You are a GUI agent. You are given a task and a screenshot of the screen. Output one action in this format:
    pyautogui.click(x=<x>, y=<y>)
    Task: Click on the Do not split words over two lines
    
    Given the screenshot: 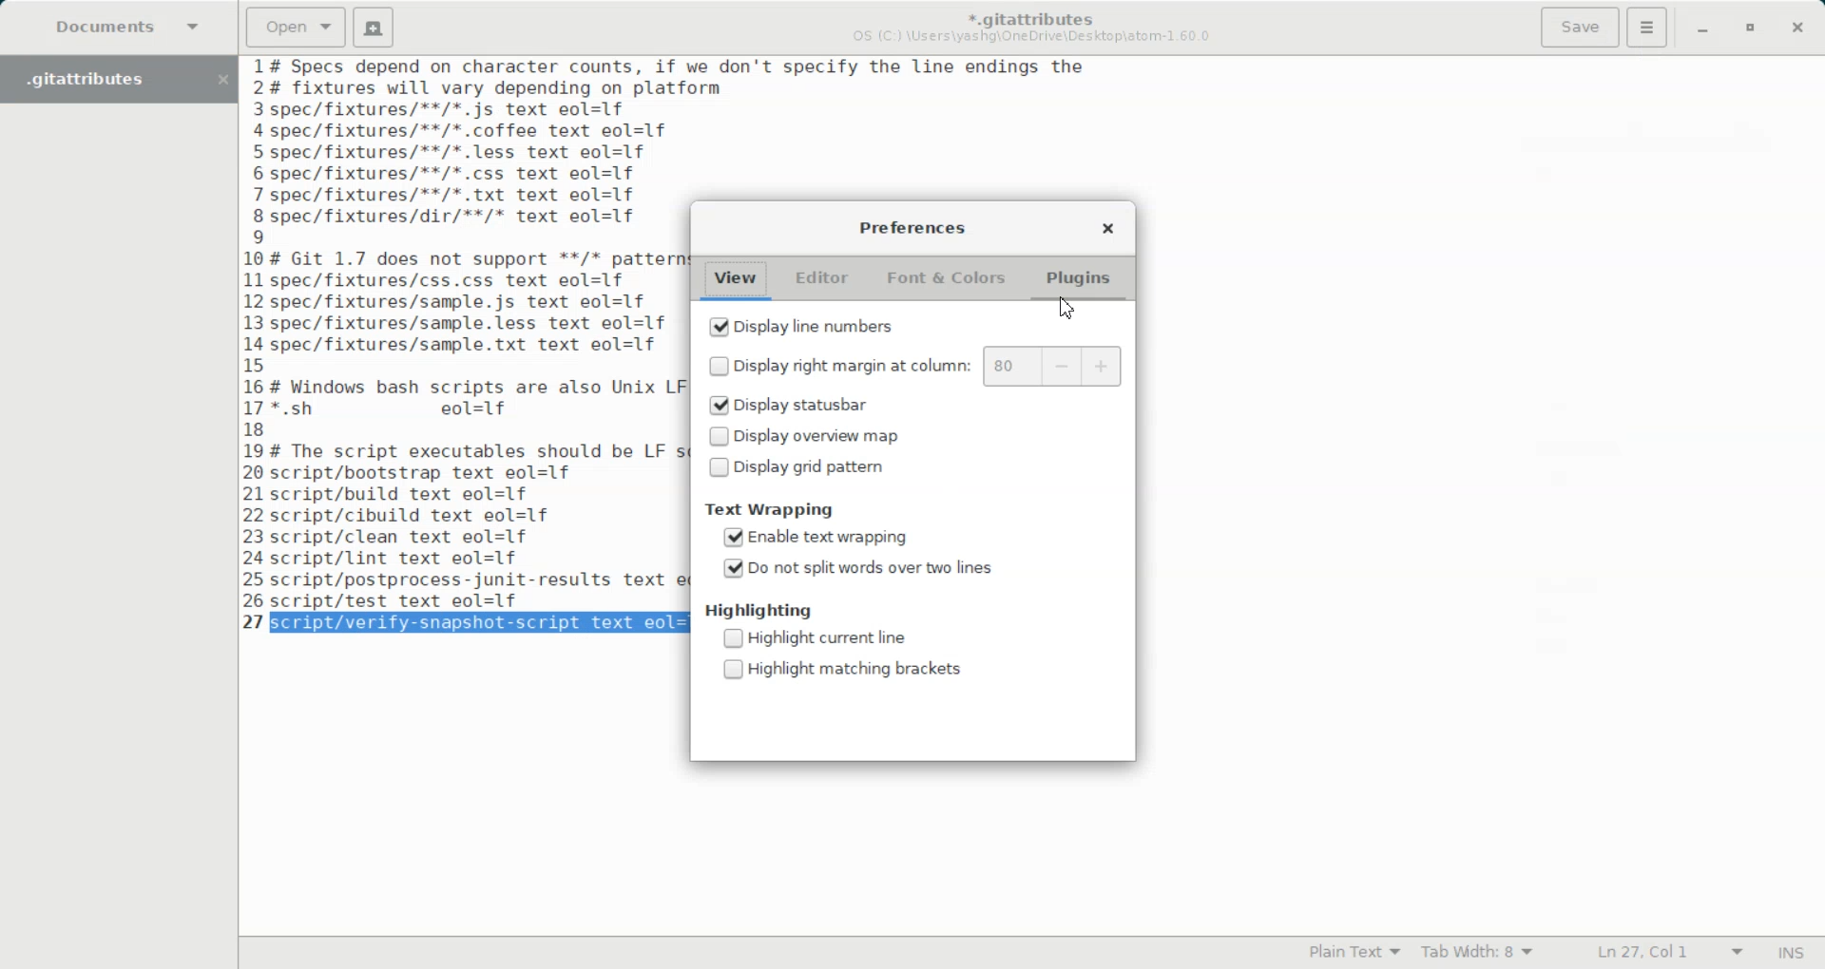 What is the action you would take?
    pyautogui.click(x=858, y=569)
    